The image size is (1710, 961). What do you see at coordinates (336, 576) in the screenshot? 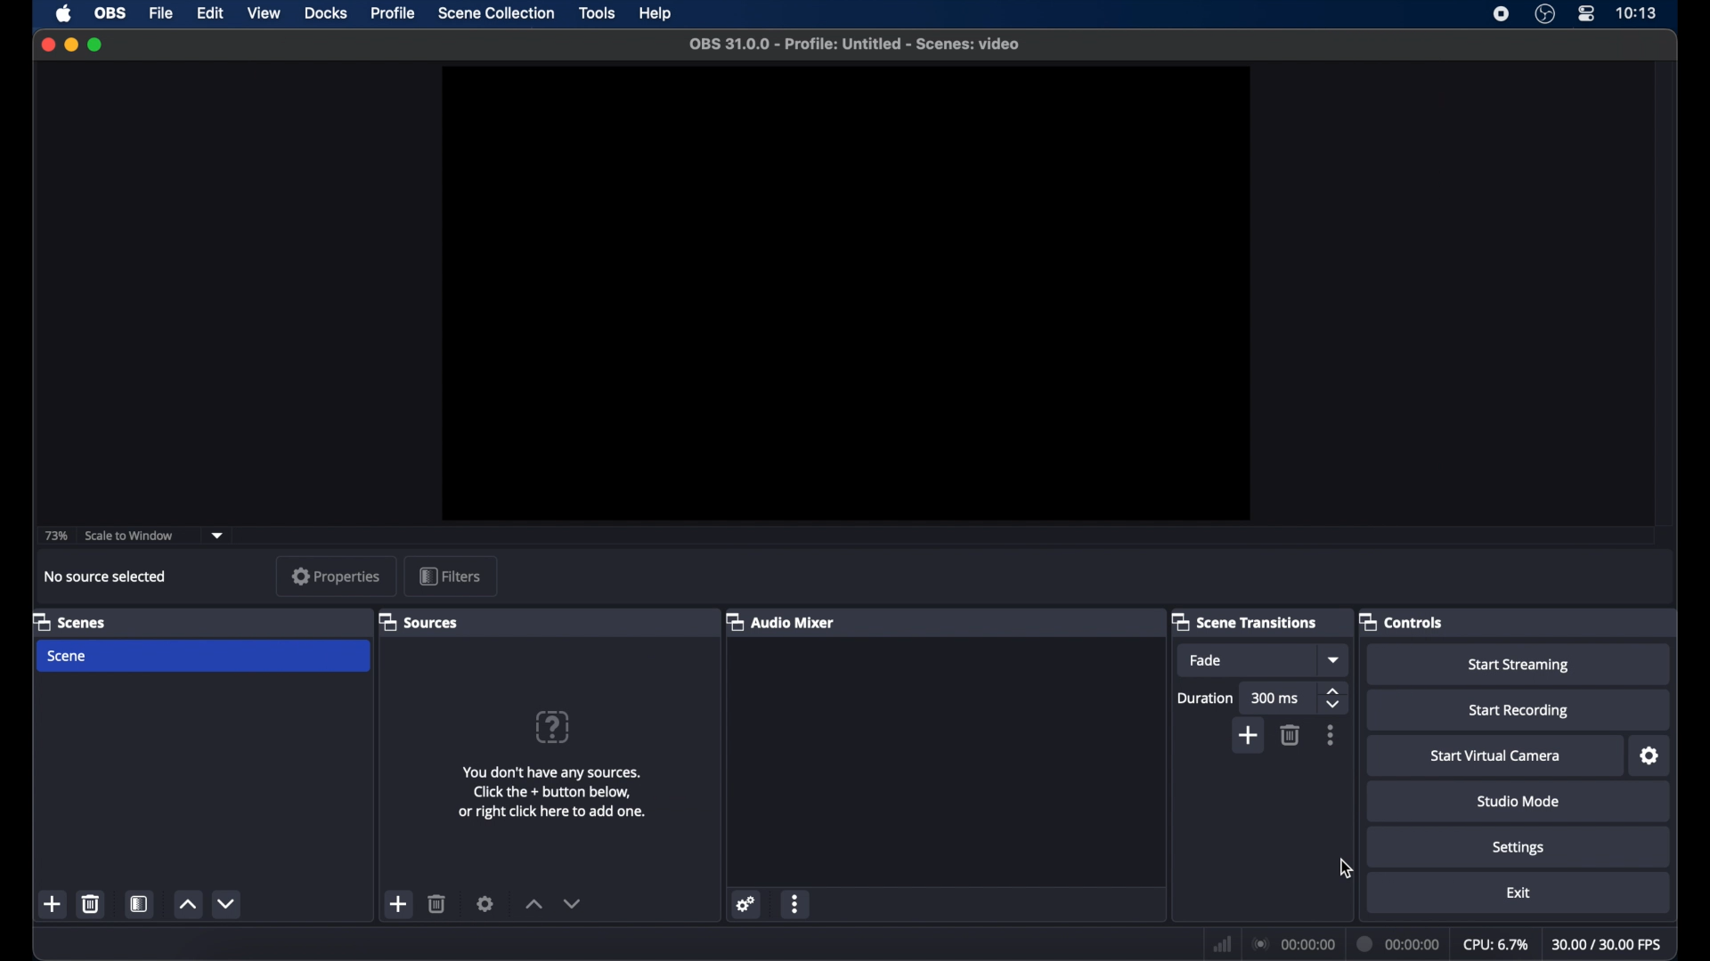
I see `properties` at bounding box center [336, 576].